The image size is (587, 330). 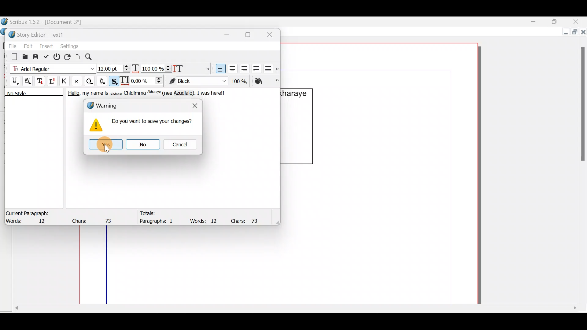 I want to click on Warning, so click(x=105, y=106).